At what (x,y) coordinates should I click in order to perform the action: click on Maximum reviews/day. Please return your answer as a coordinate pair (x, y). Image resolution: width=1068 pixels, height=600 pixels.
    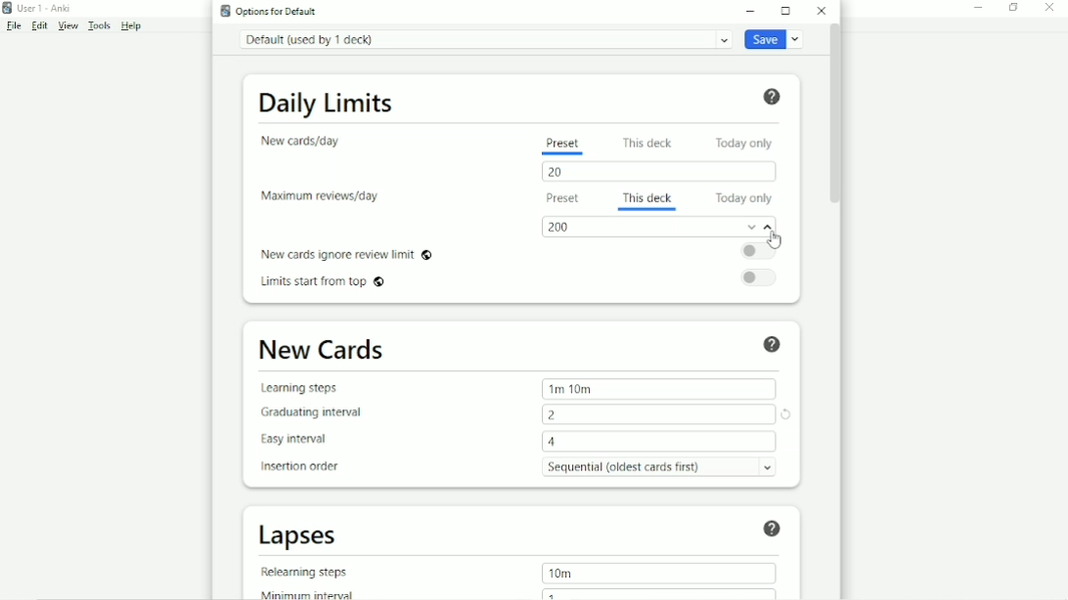
    Looking at the image, I should click on (320, 196).